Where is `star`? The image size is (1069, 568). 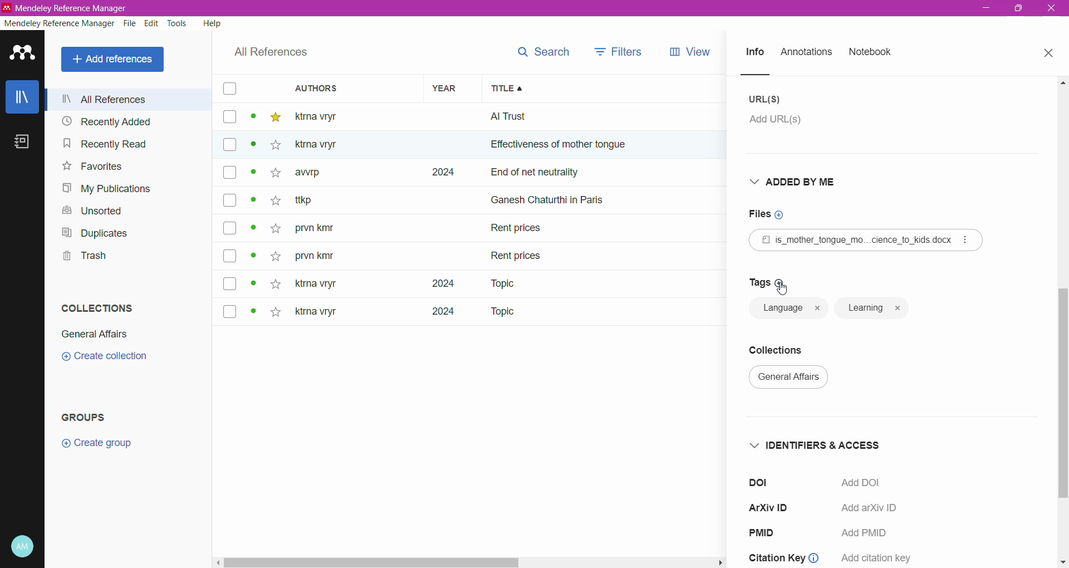
star is located at coordinates (273, 203).